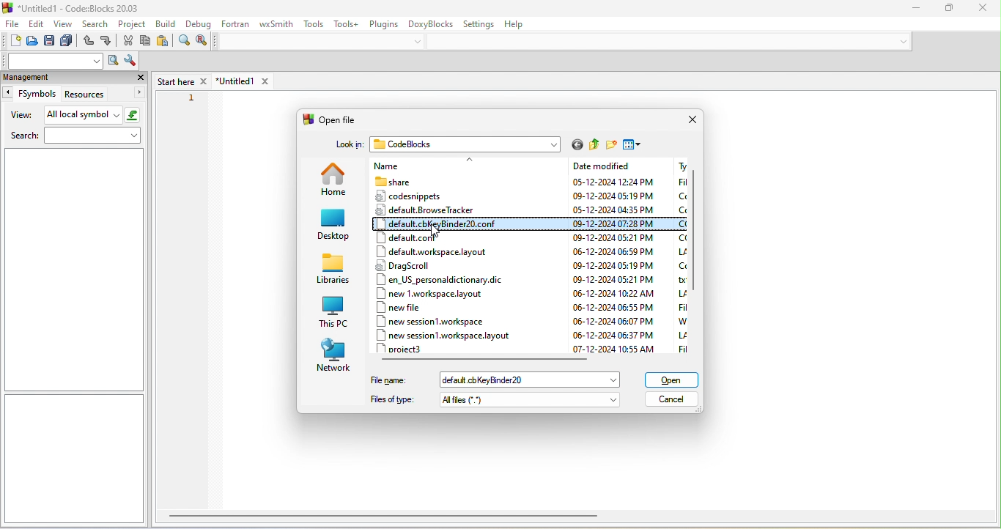 The image size is (1001, 529). Describe the element at coordinates (694, 119) in the screenshot. I see `close` at that location.